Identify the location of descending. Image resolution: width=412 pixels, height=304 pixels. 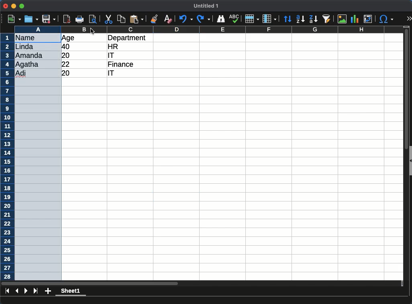
(313, 18).